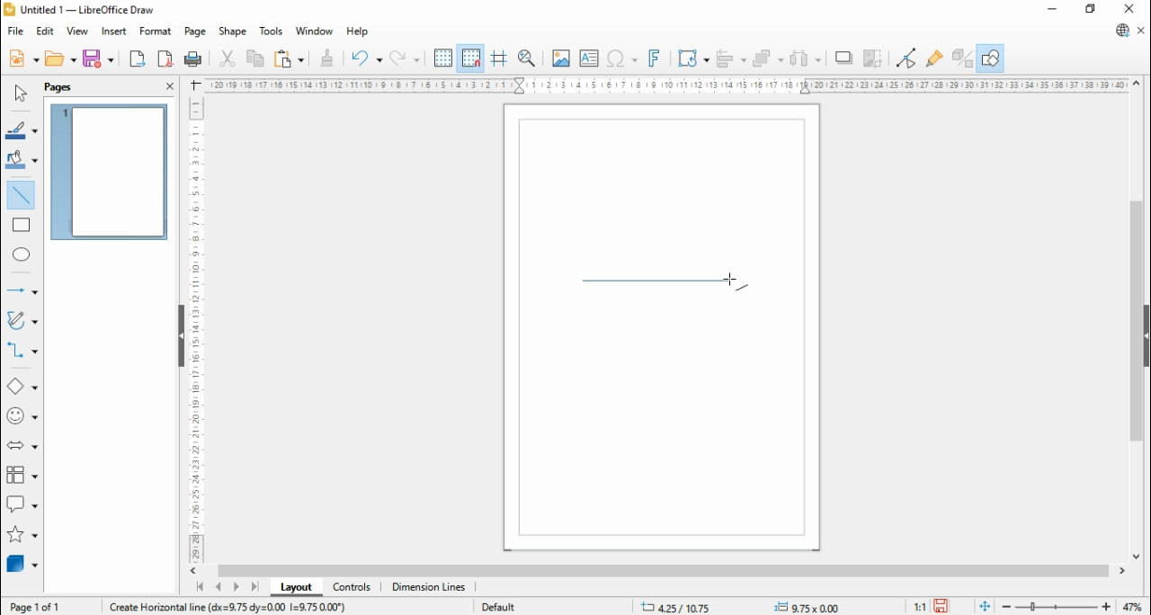 The image size is (1151, 615). I want to click on clone formatting, so click(326, 58).